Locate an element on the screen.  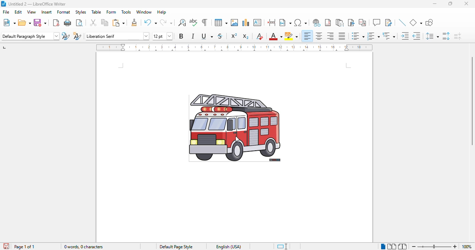
format is located at coordinates (64, 12).